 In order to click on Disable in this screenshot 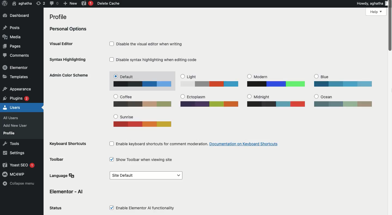, I will do `click(148, 45)`.